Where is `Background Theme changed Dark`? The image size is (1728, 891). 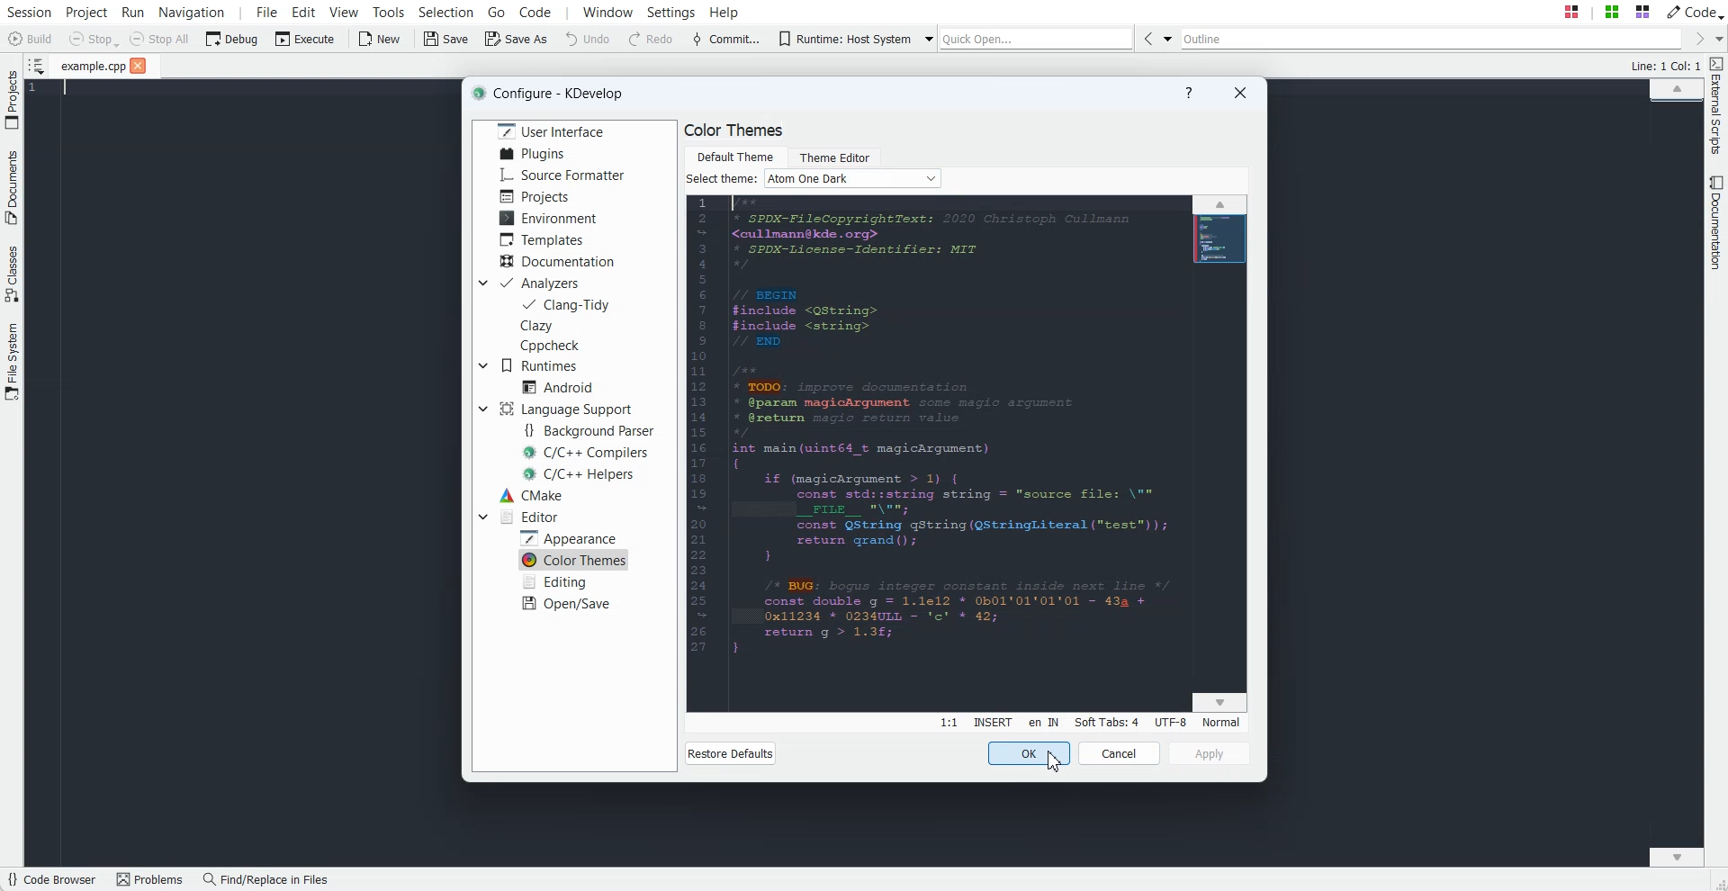
Background Theme changed Dark is located at coordinates (239, 489).